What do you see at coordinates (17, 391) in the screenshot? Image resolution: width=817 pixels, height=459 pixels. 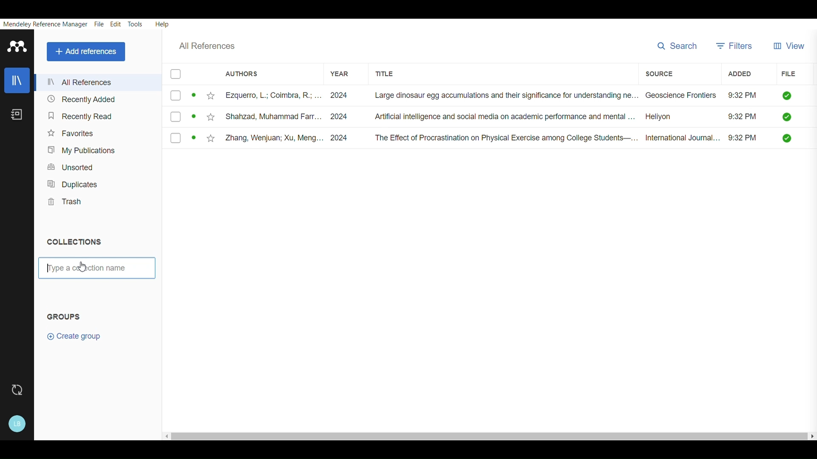 I see `Sync` at bounding box center [17, 391].